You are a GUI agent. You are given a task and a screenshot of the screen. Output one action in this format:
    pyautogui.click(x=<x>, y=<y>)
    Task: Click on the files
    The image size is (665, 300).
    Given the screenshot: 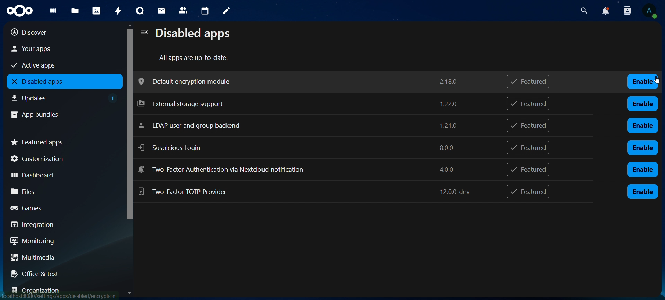 What is the action you would take?
    pyautogui.click(x=61, y=191)
    